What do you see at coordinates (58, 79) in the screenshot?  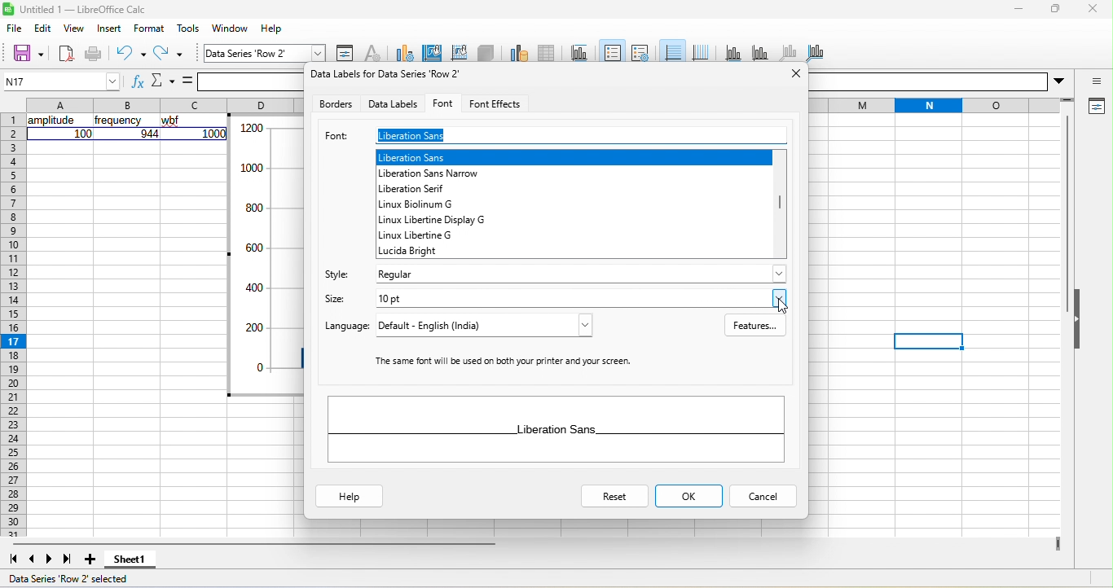 I see `N17` at bounding box center [58, 79].